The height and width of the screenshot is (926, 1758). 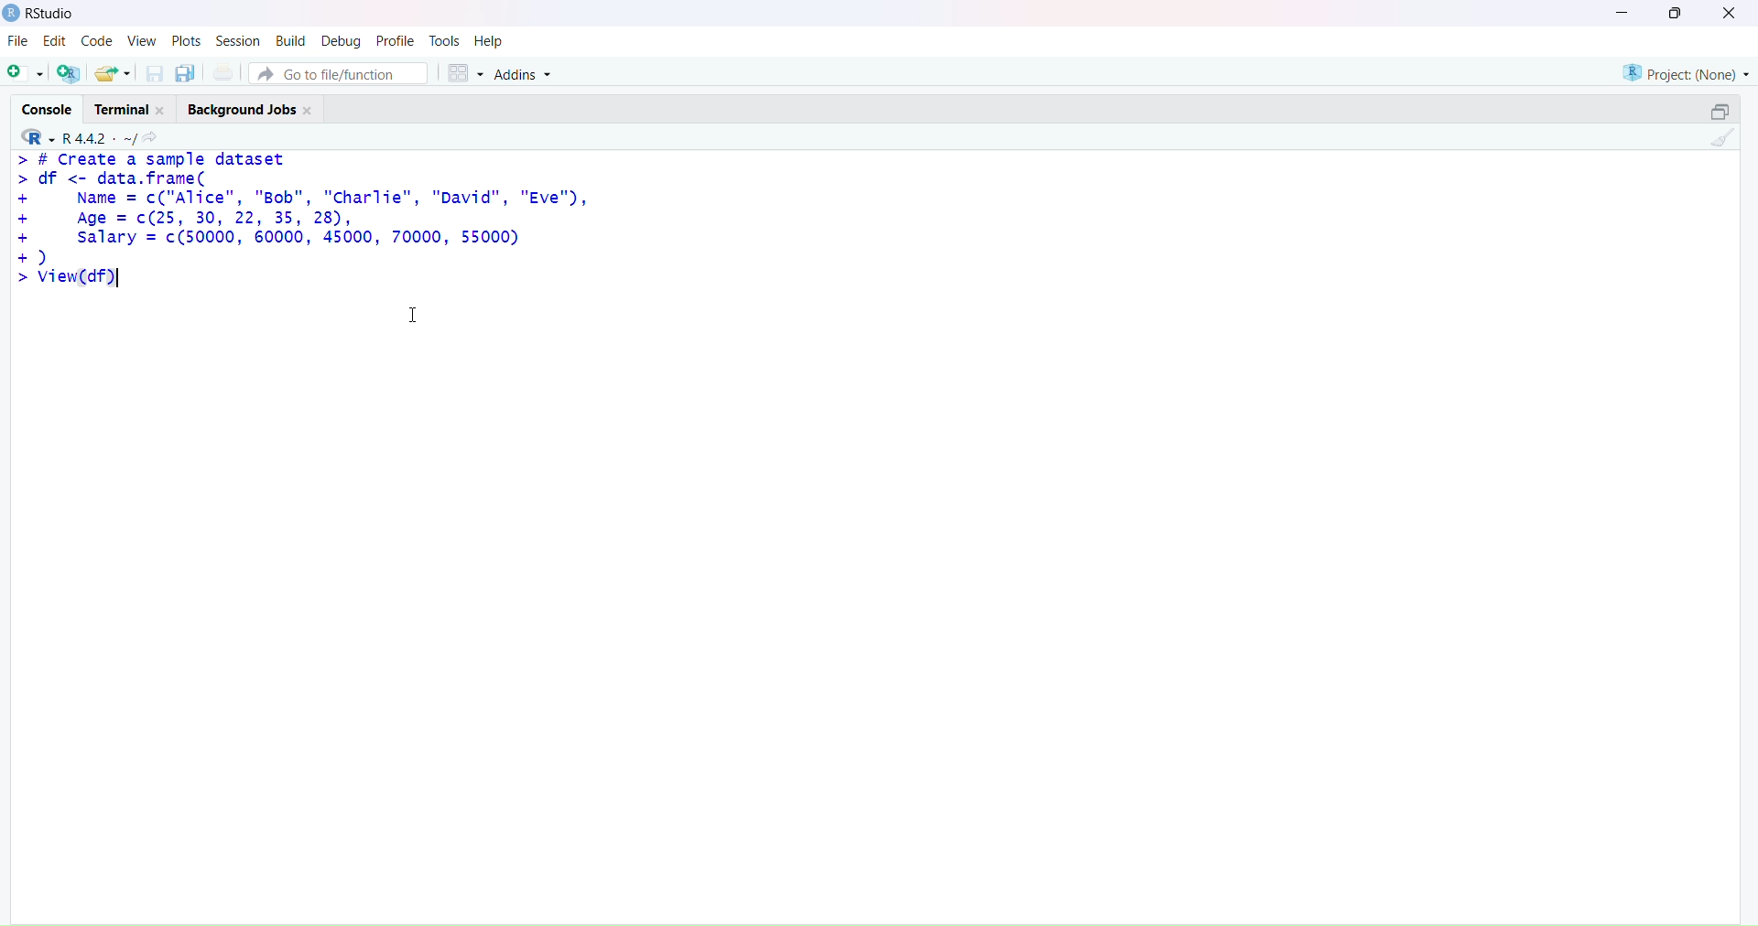 I want to click on tools, so click(x=446, y=39).